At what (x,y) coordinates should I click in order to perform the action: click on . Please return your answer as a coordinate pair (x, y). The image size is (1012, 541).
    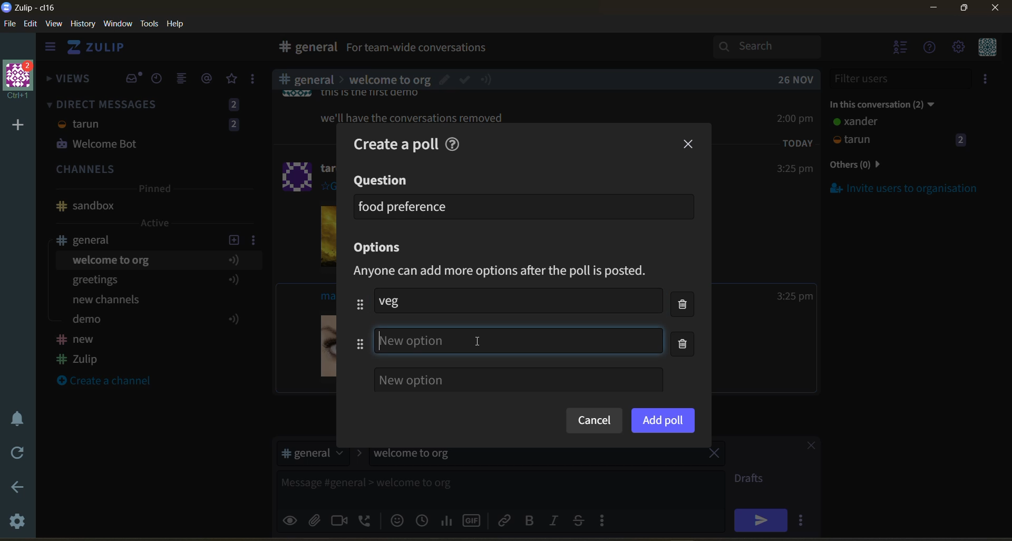
    Looking at the image, I should click on (414, 118).